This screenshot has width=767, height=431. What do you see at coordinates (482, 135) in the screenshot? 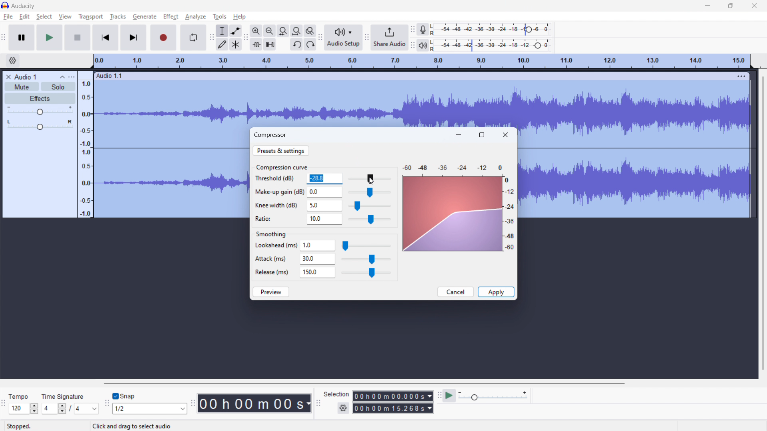
I see `maximize` at bounding box center [482, 135].